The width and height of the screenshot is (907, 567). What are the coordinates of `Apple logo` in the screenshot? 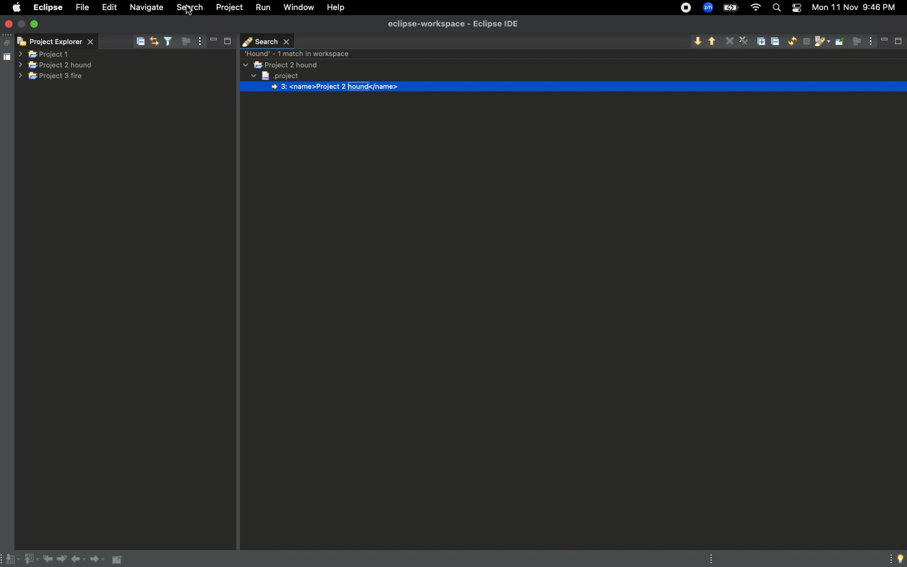 It's located at (17, 7).